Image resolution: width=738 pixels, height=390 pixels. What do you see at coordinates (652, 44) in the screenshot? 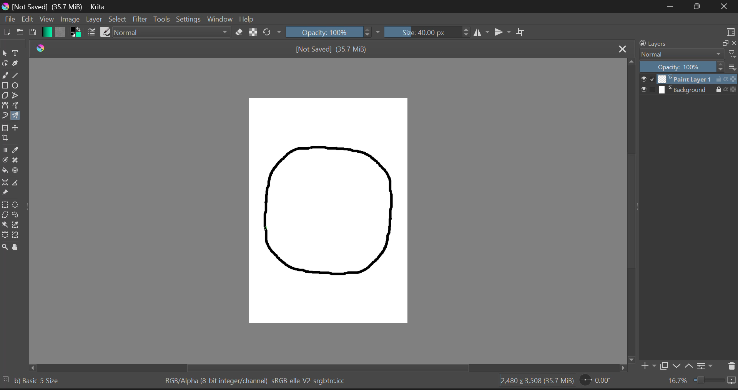
I see `Layers Docker Tab` at bounding box center [652, 44].